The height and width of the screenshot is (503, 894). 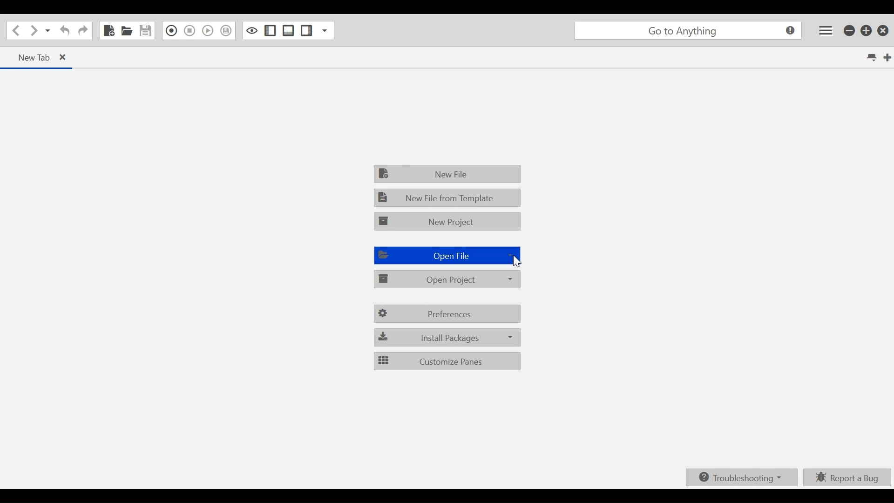 What do you see at coordinates (306, 31) in the screenshot?
I see `Show/Hide Right Pane ` at bounding box center [306, 31].